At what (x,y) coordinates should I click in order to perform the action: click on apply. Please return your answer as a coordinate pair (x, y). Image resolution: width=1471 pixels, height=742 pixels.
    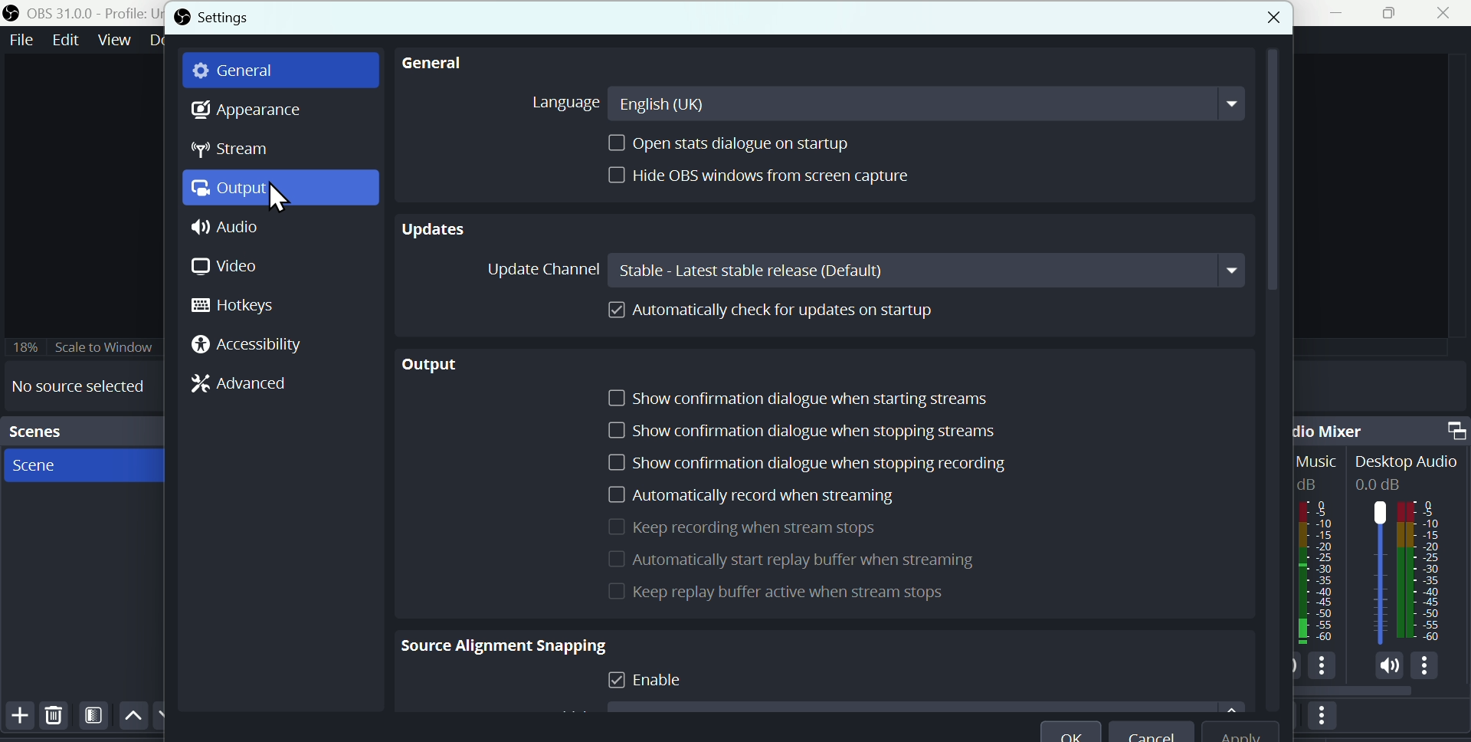
    Looking at the image, I should click on (1233, 731).